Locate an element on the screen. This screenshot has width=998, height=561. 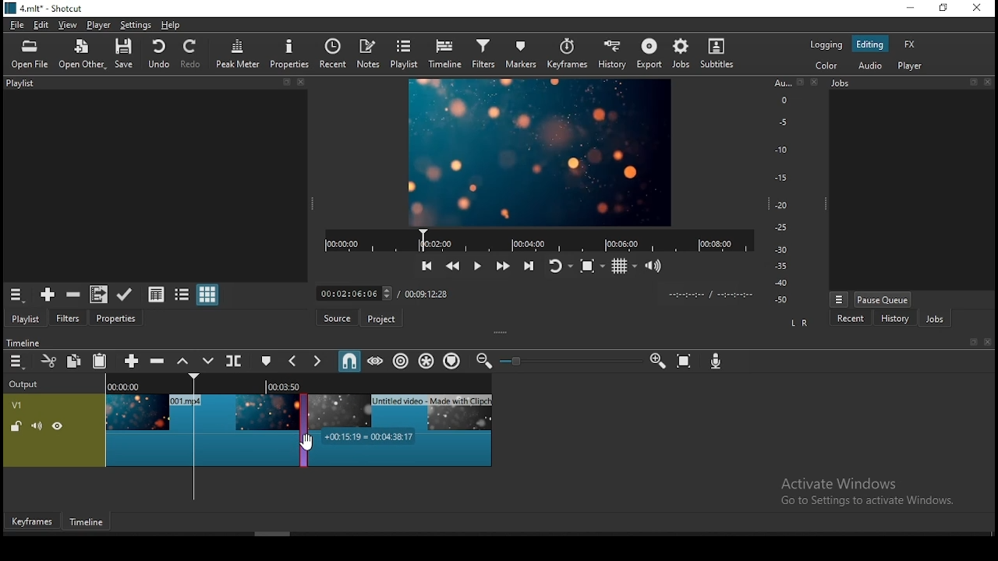
zoom in or zoom out slider is located at coordinates (565, 361).